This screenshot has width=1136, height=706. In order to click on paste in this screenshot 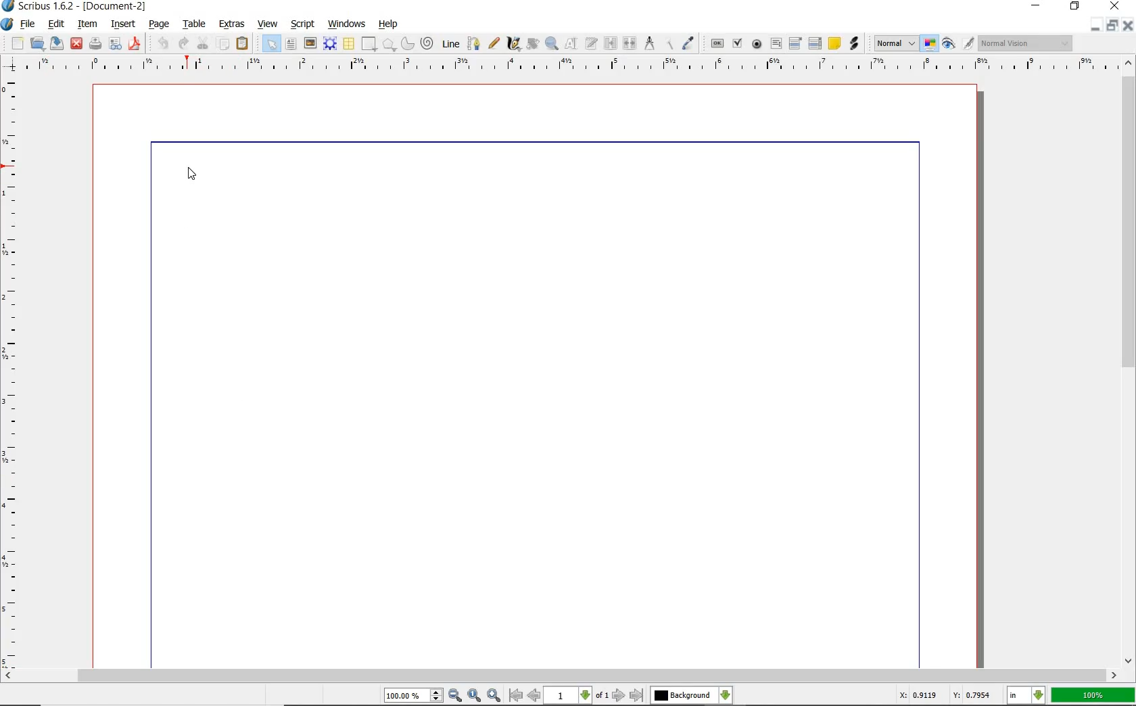, I will do `click(243, 45)`.